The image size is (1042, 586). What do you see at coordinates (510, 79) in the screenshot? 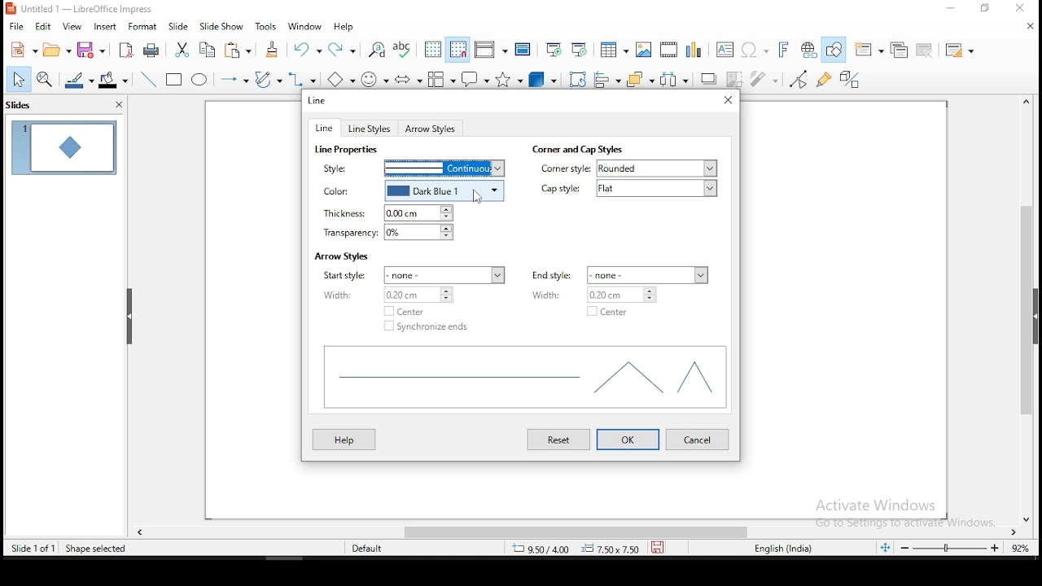
I see `stars and banners` at bounding box center [510, 79].